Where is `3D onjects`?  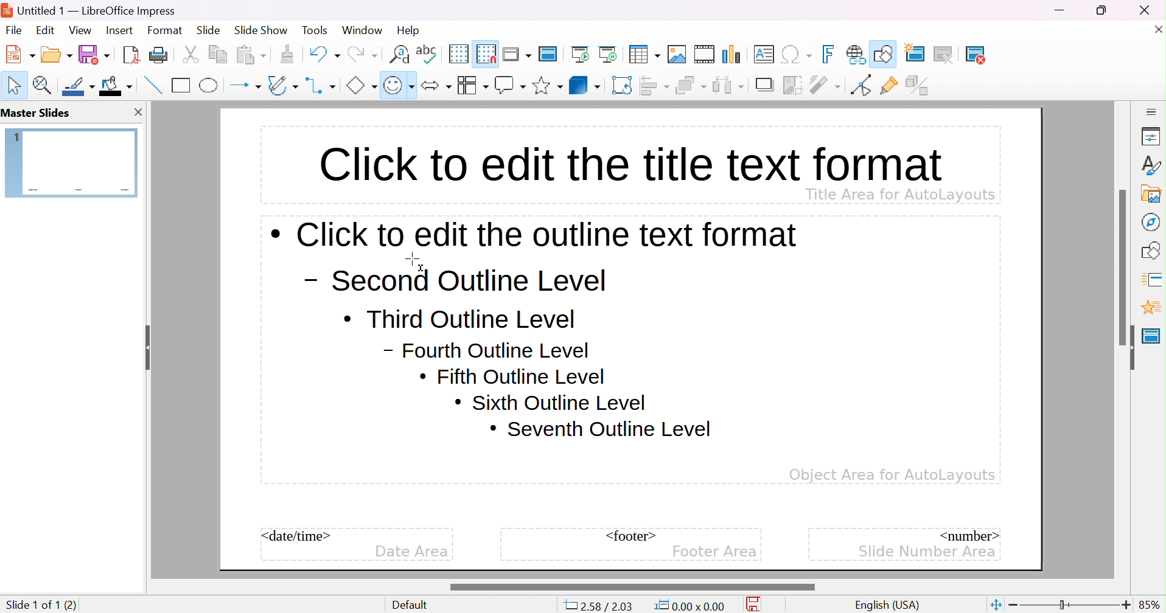
3D onjects is located at coordinates (585, 85).